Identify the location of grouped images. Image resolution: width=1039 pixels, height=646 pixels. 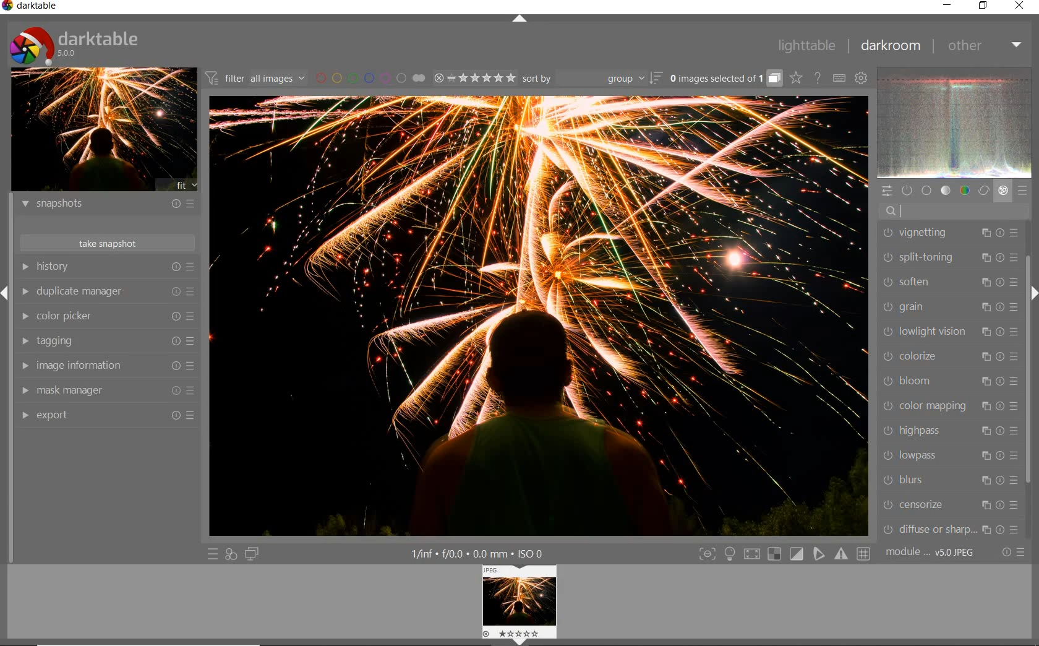
(725, 77).